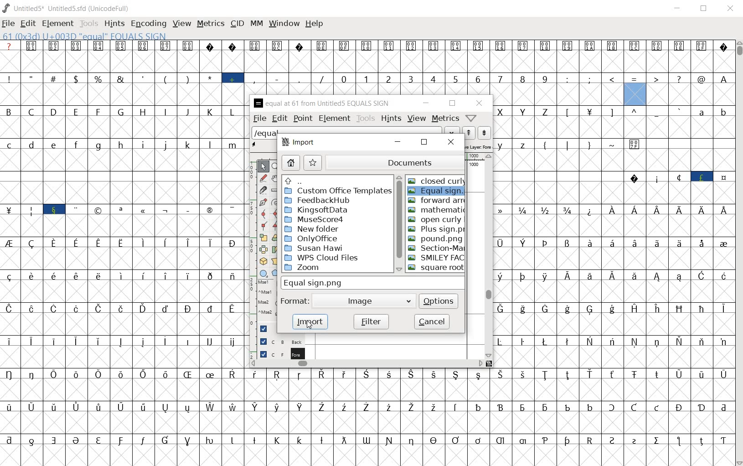  What do you see at coordinates (263, 189) in the screenshot?
I see `cut splines in two` at bounding box center [263, 189].